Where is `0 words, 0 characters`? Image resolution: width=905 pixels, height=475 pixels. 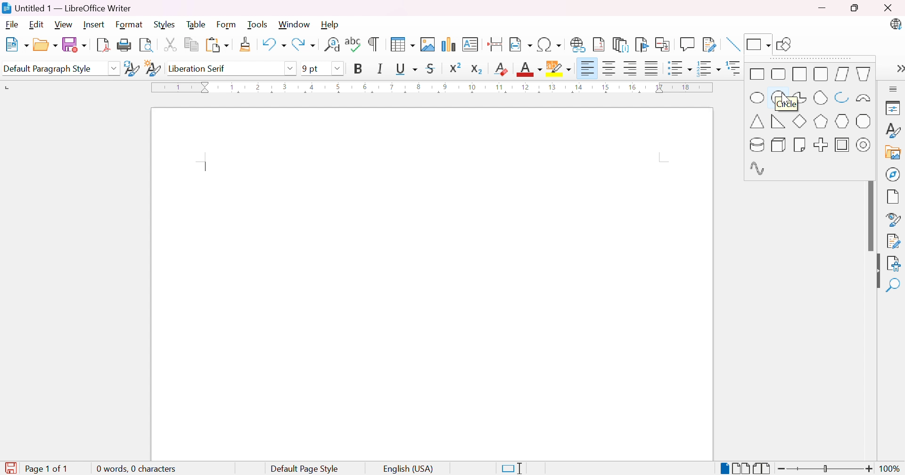 0 words, 0 characters is located at coordinates (135, 467).